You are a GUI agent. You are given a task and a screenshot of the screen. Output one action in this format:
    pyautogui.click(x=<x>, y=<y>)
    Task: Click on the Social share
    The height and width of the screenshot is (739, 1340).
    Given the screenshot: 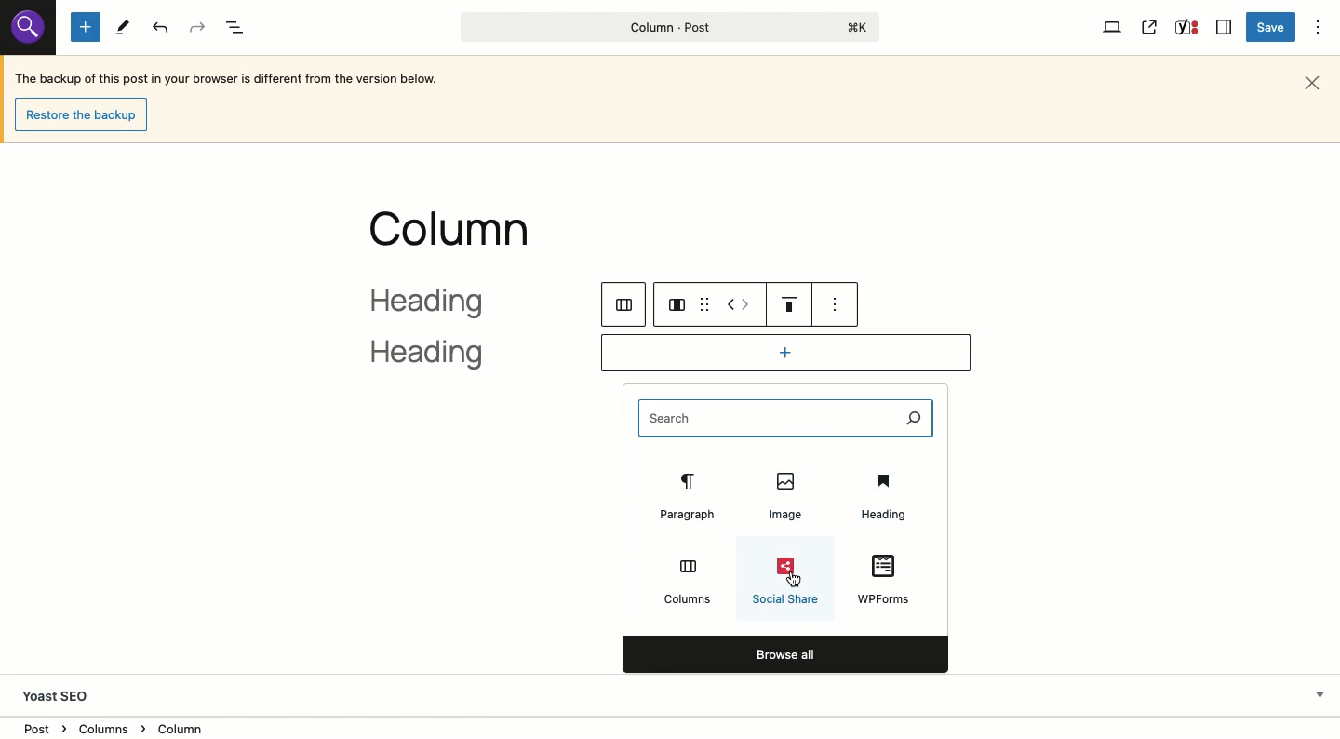 What is the action you would take?
    pyautogui.click(x=782, y=577)
    